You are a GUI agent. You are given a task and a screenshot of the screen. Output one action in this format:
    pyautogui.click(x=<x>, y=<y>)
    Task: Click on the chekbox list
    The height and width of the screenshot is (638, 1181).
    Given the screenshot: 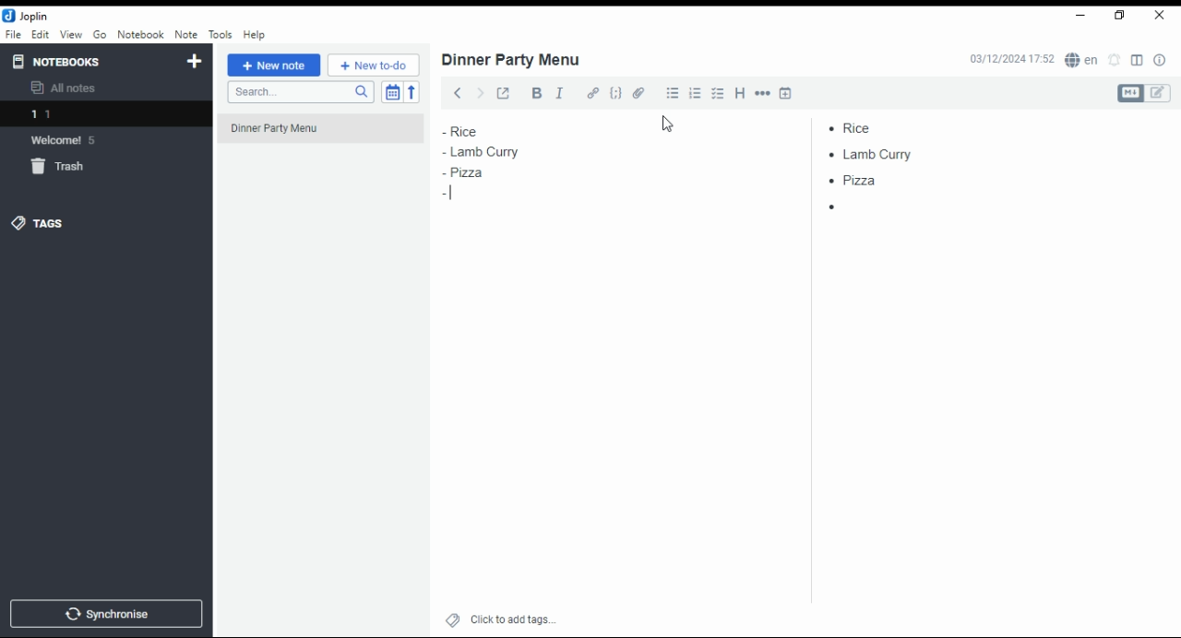 What is the action you would take?
    pyautogui.click(x=719, y=94)
    